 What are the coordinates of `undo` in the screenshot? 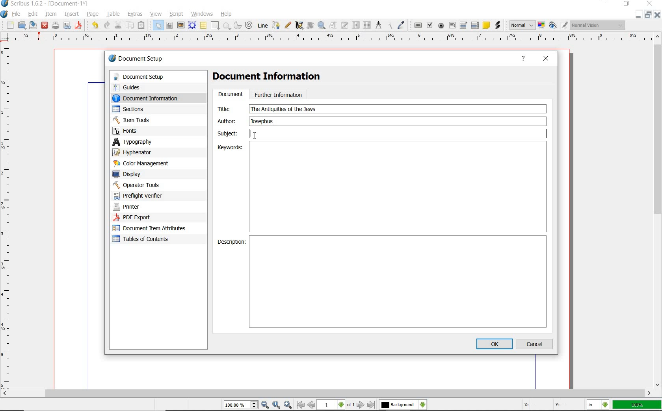 It's located at (95, 26).